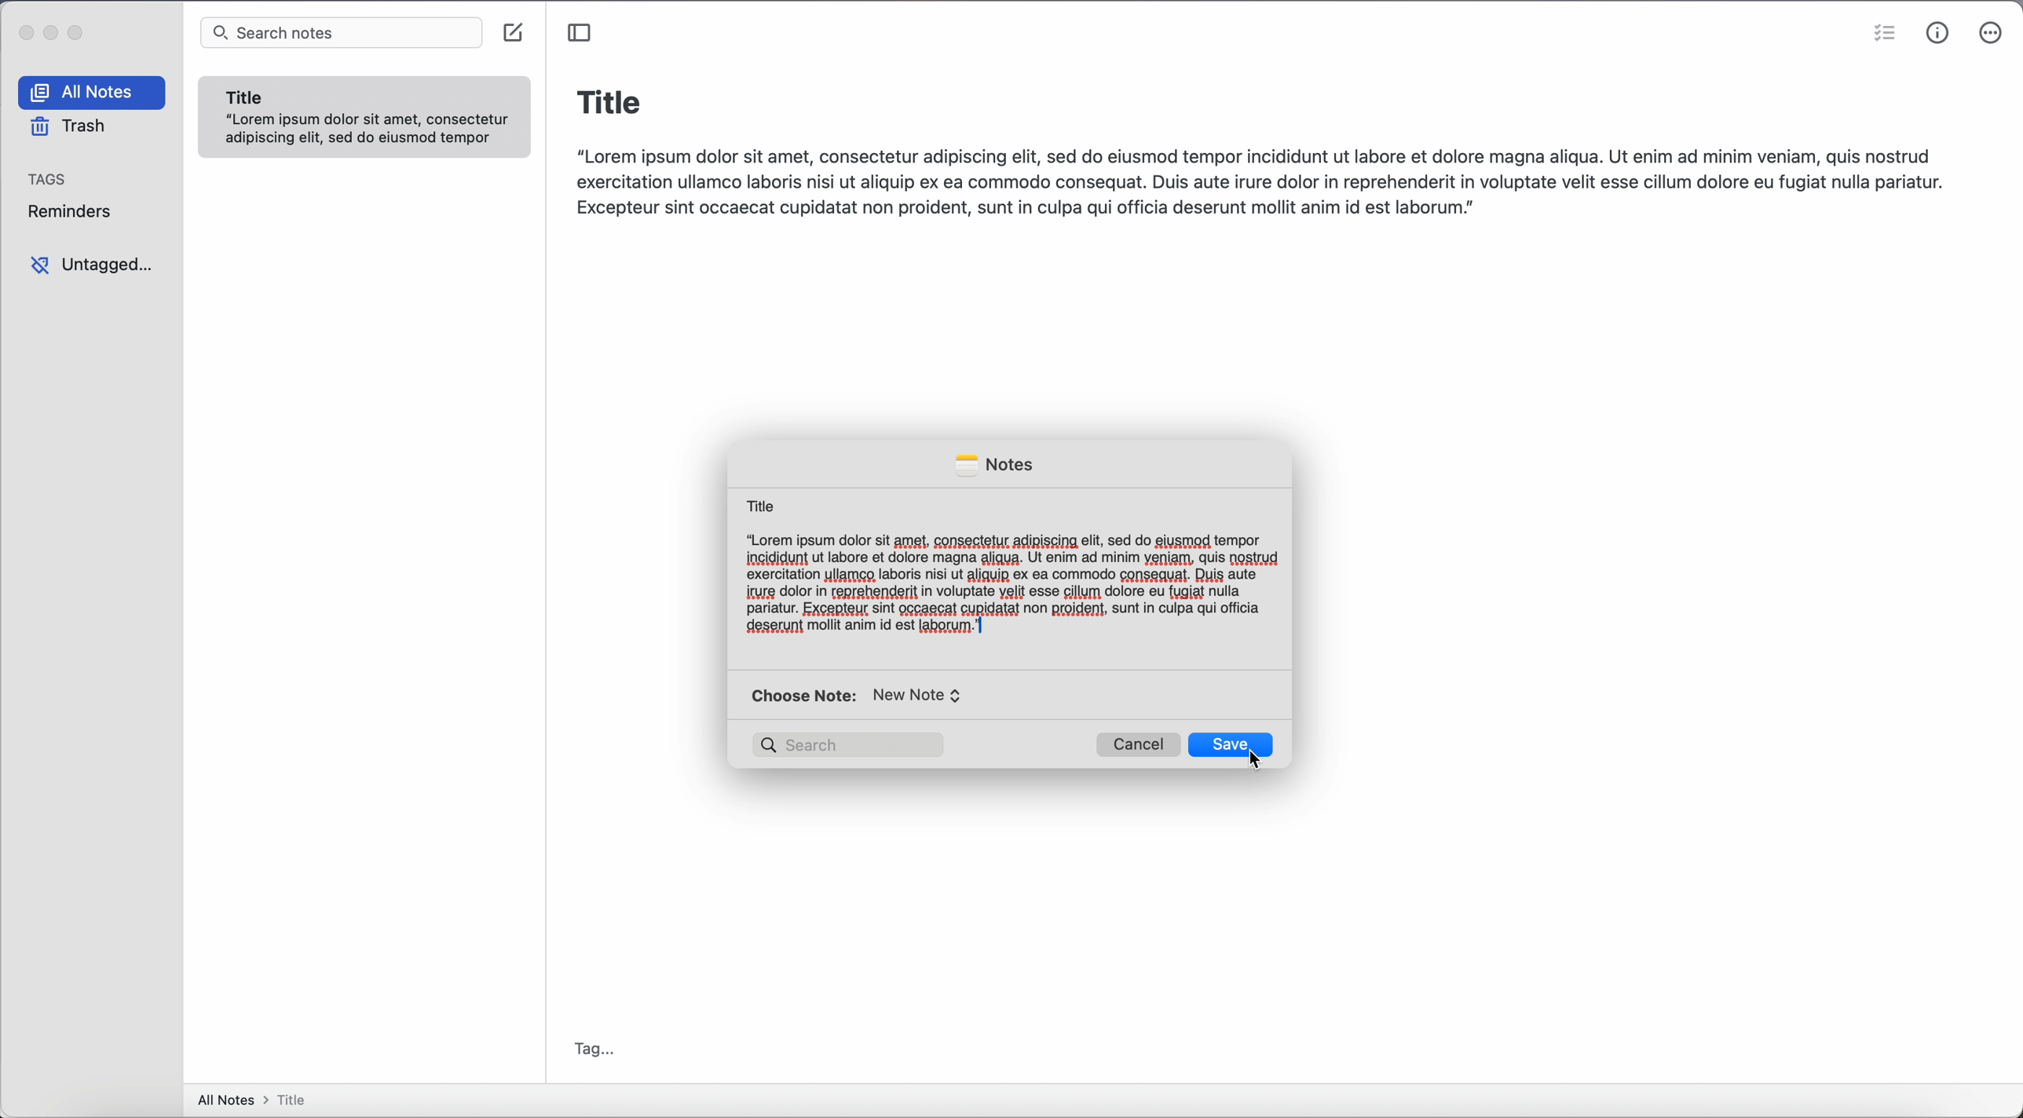 This screenshot has width=2023, height=1118. What do you see at coordinates (67, 127) in the screenshot?
I see `trash` at bounding box center [67, 127].